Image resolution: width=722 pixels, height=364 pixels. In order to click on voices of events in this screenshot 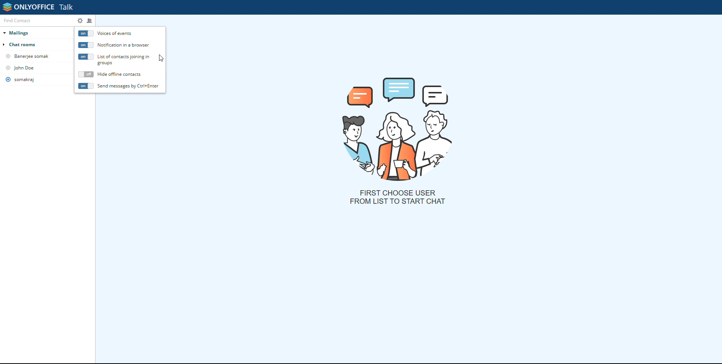, I will do `click(86, 33)`.